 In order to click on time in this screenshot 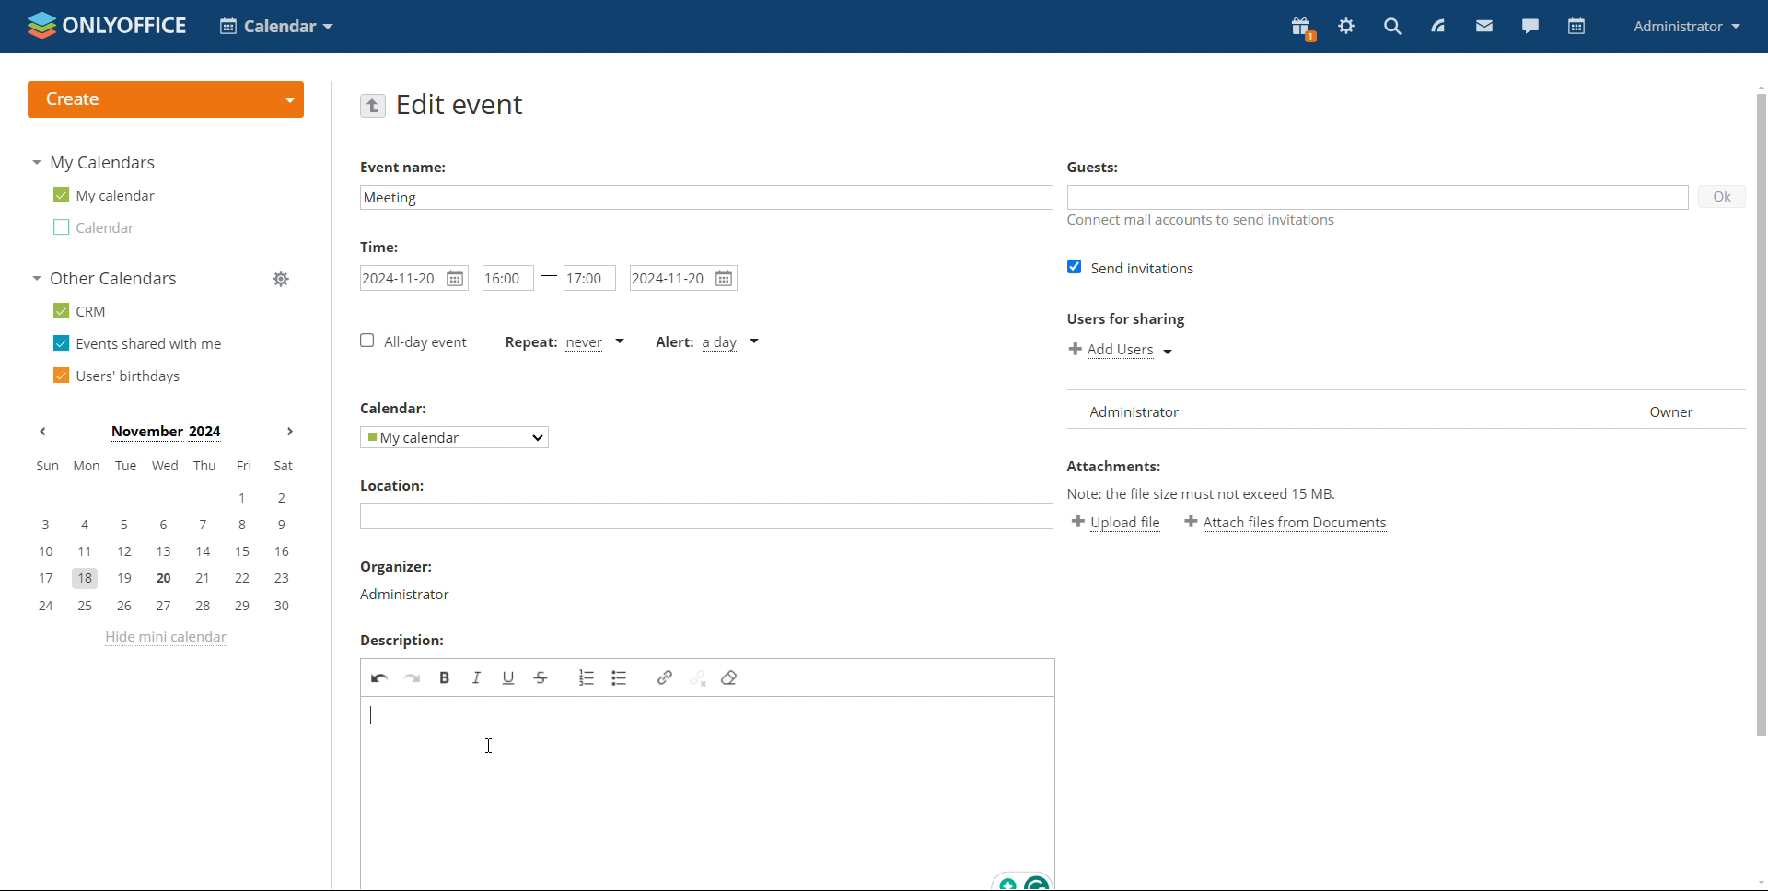, I will do `click(381, 245)`.